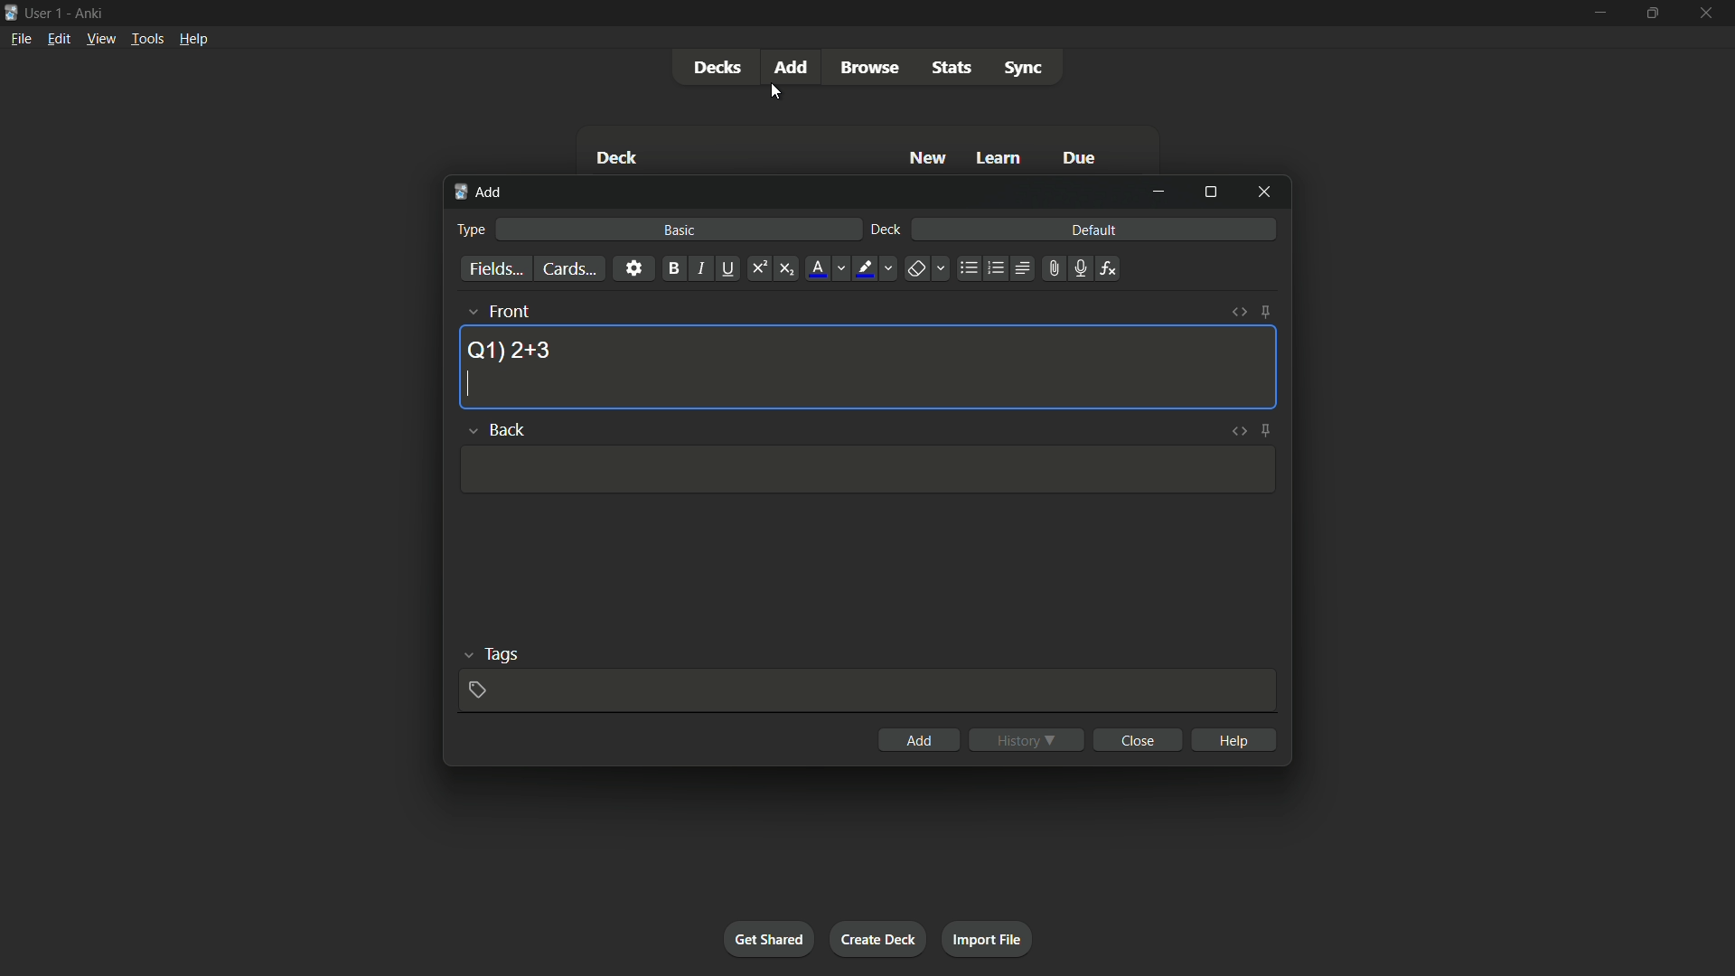  Describe the element at coordinates (786, 269) in the screenshot. I see `subscript` at that location.